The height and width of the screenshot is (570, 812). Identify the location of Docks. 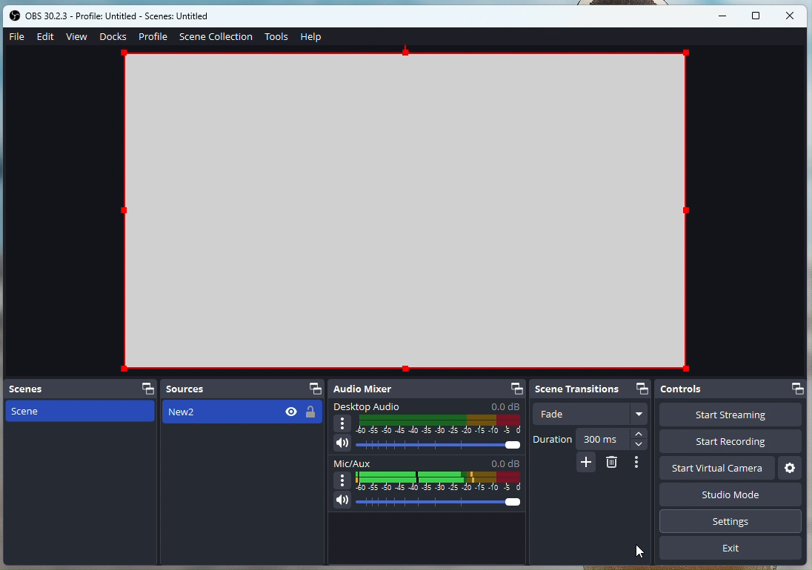
(113, 37).